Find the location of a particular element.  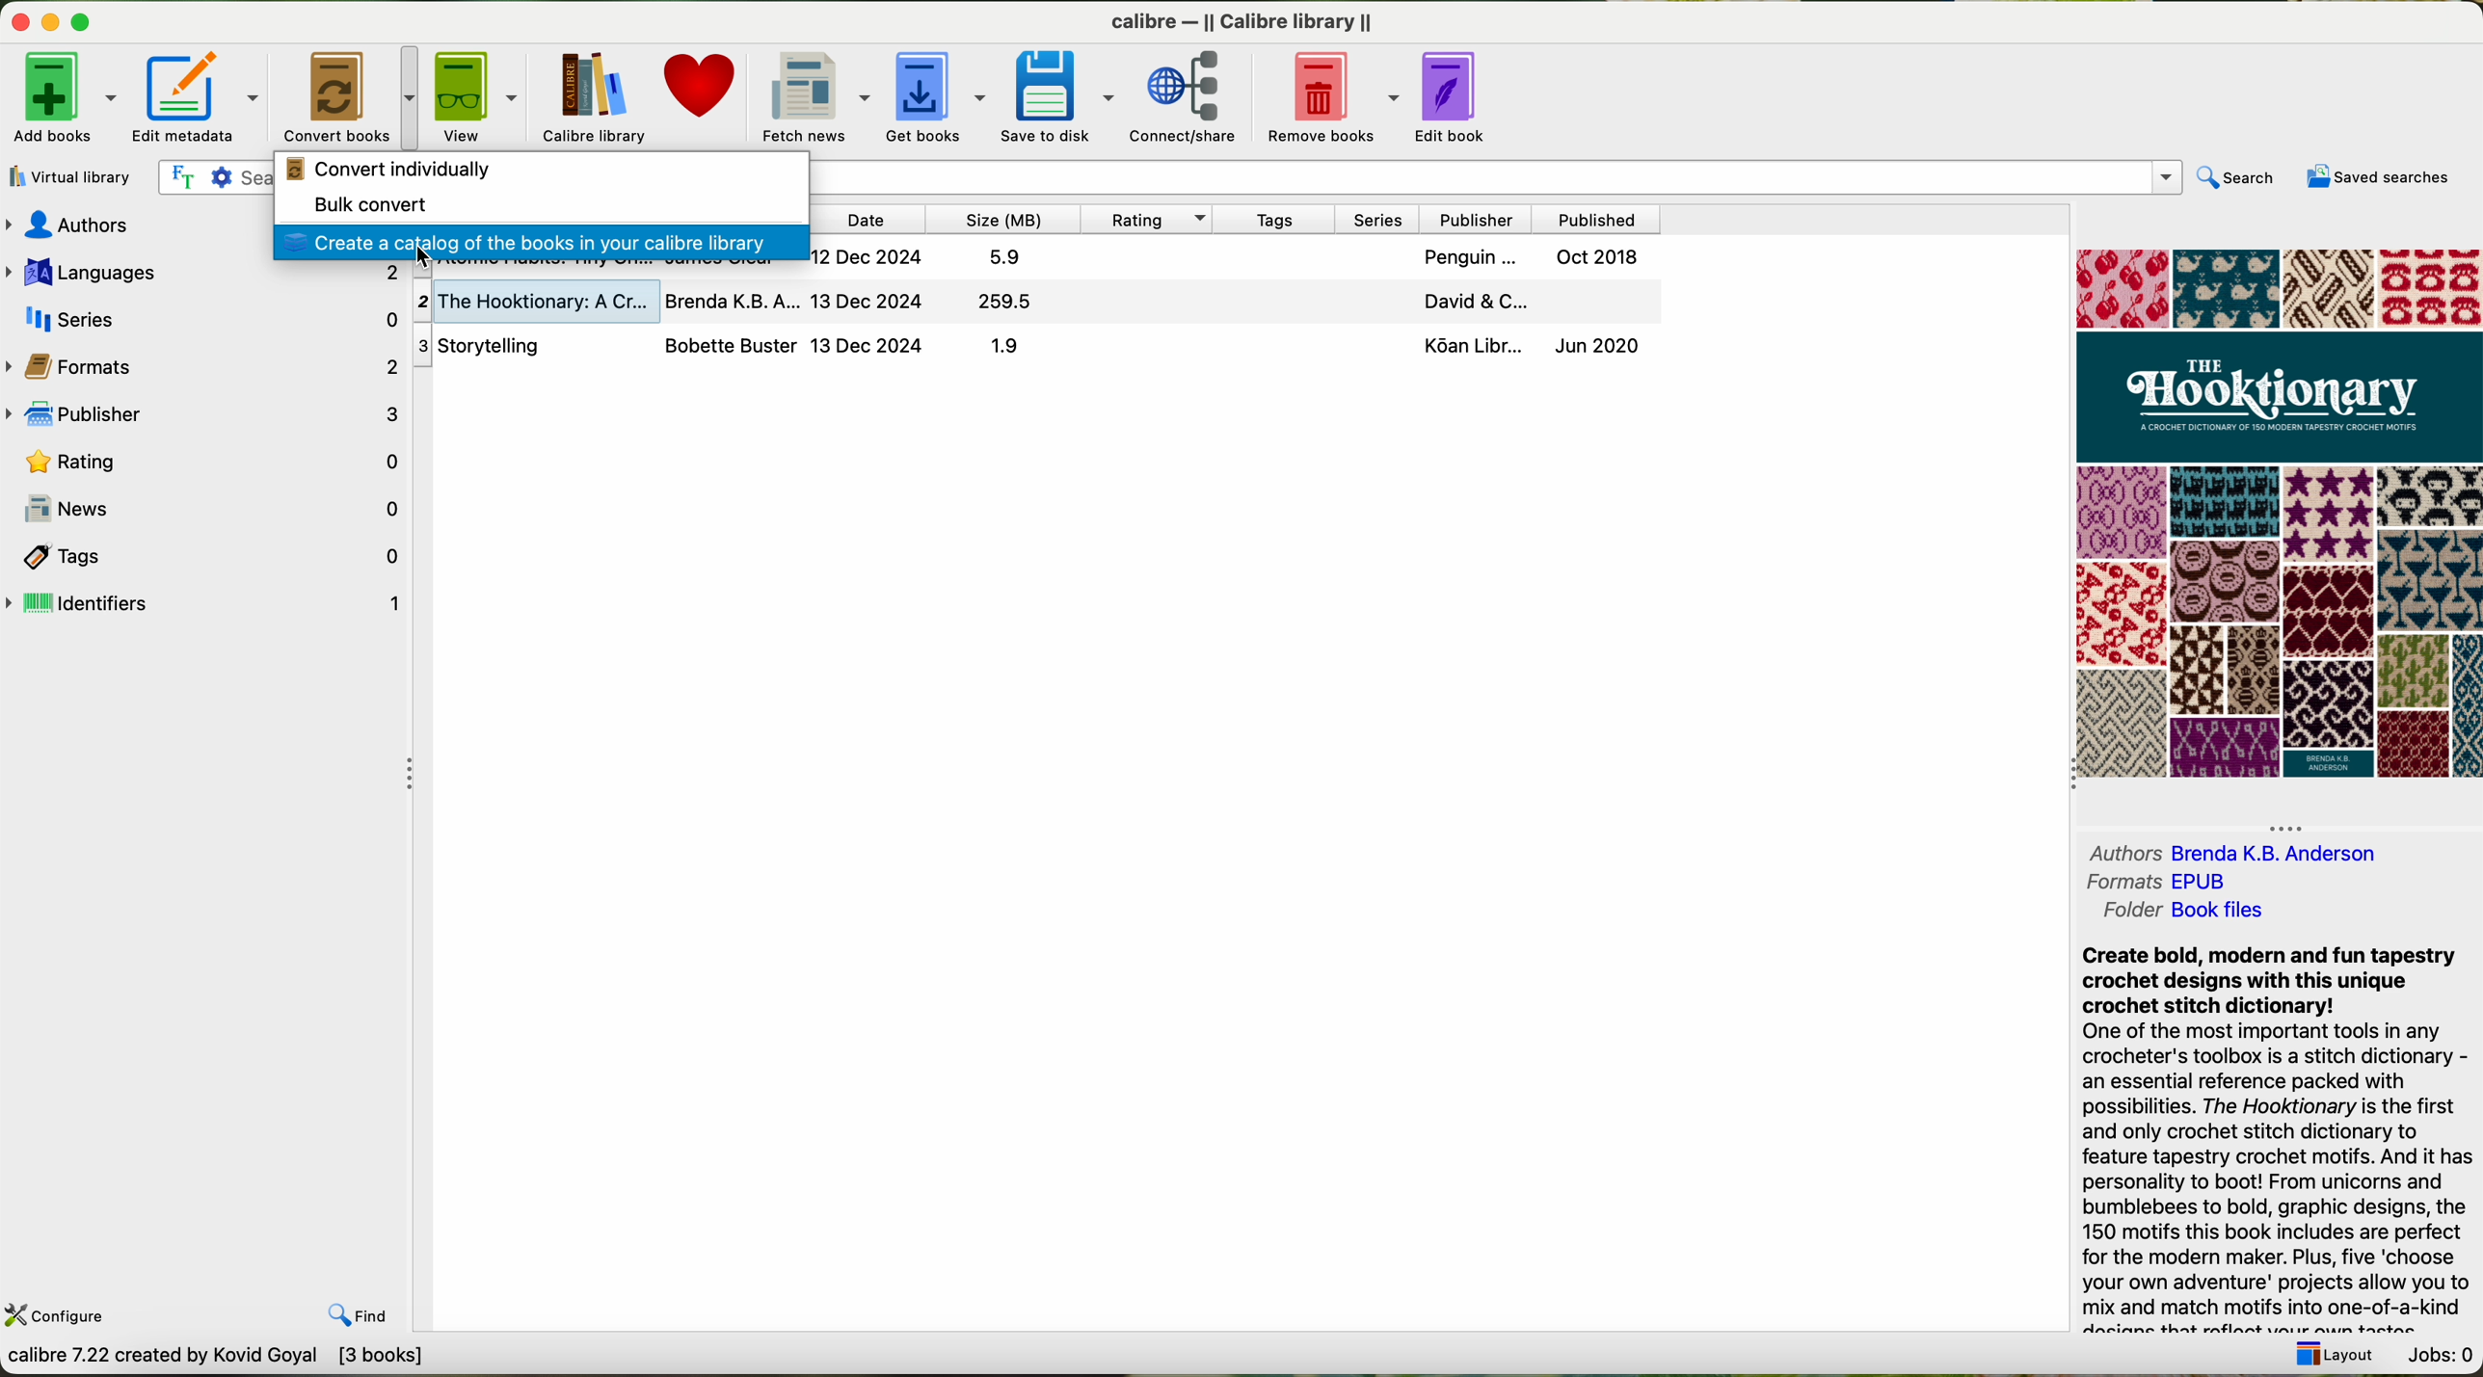

series is located at coordinates (205, 321).